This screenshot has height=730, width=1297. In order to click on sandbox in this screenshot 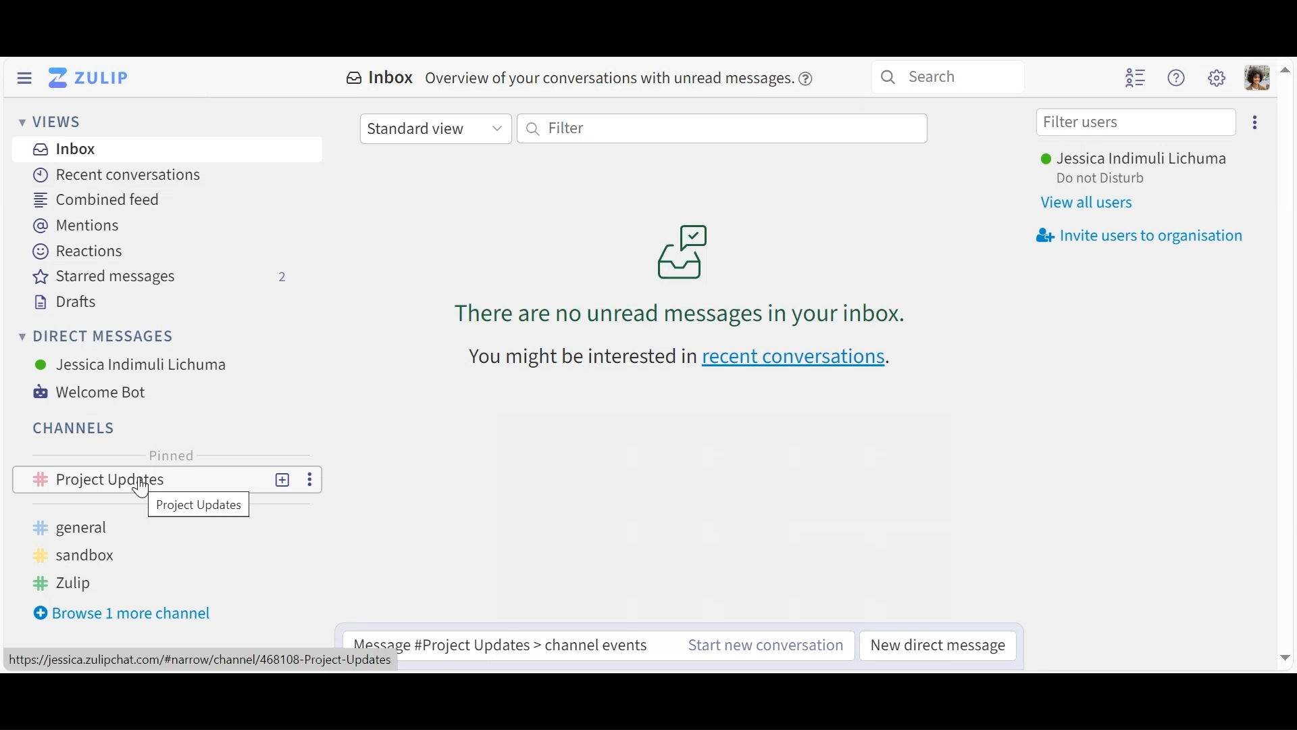, I will do `click(72, 554)`.